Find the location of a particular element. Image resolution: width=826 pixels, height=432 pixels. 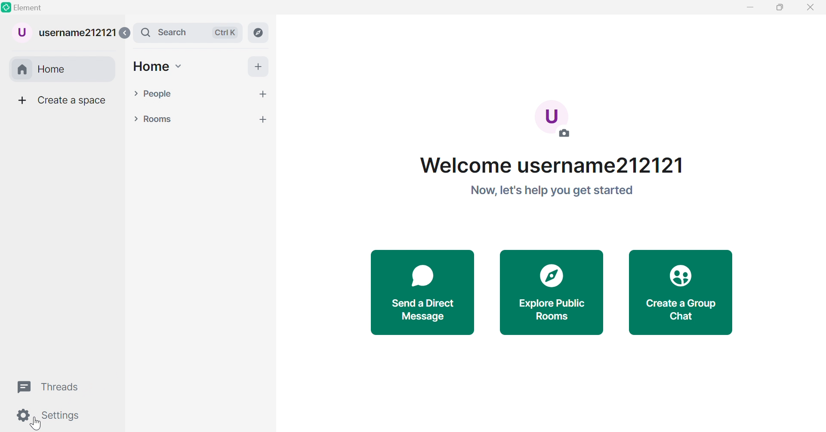

Element logo is located at coordinates (6, 7).